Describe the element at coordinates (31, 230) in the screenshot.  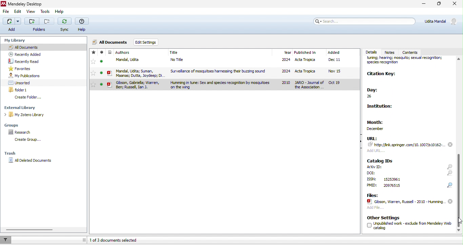
I see `horizontal scroll bar` at that location.